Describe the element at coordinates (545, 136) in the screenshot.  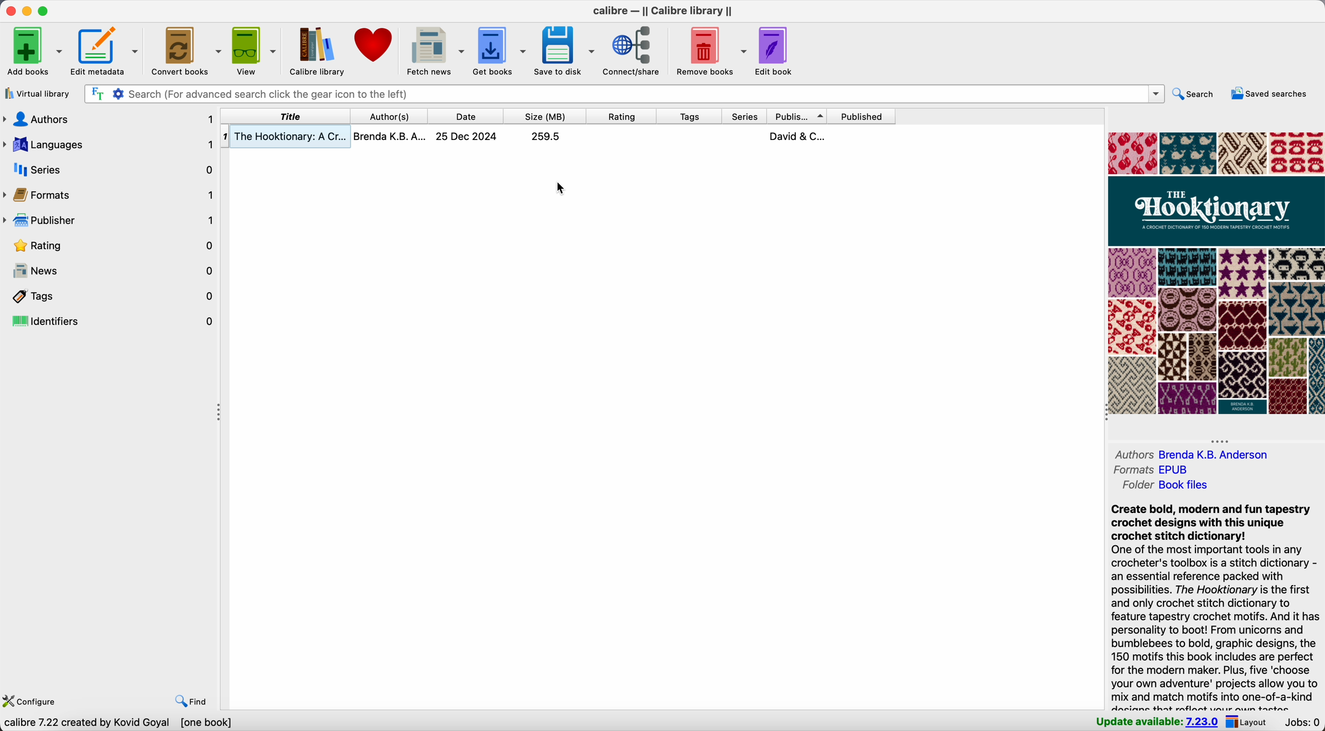
I see `259.5` at that location.